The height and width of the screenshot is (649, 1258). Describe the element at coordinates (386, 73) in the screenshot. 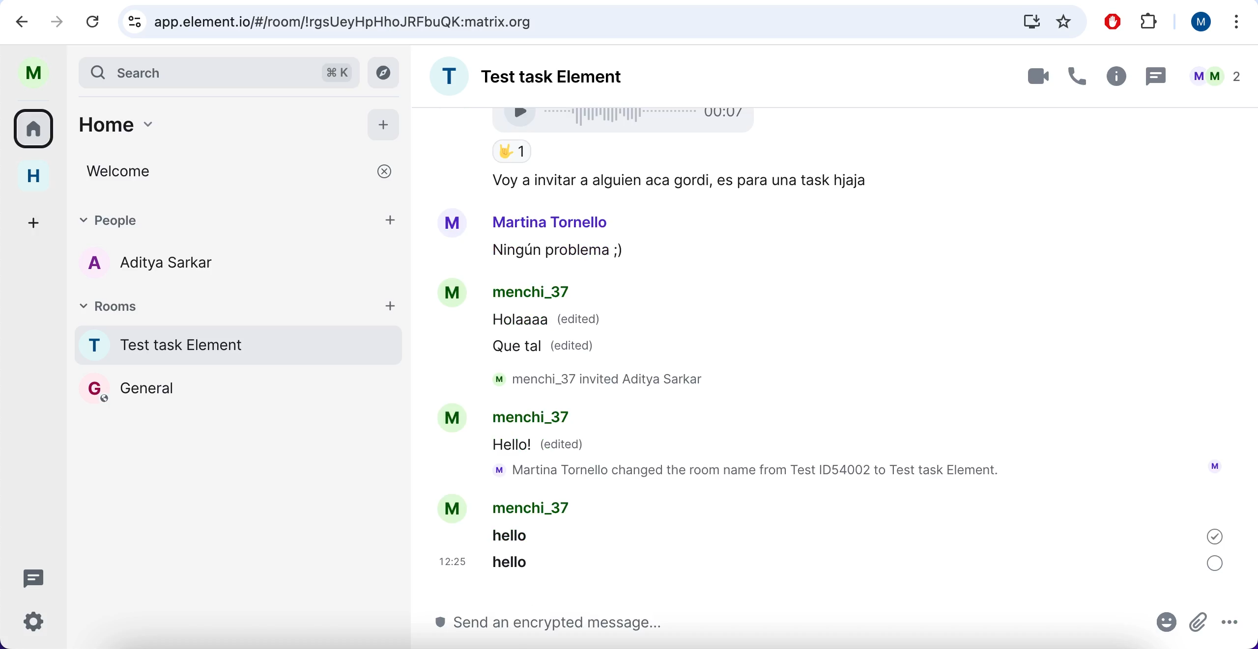

I see `explore rooms` at that location.